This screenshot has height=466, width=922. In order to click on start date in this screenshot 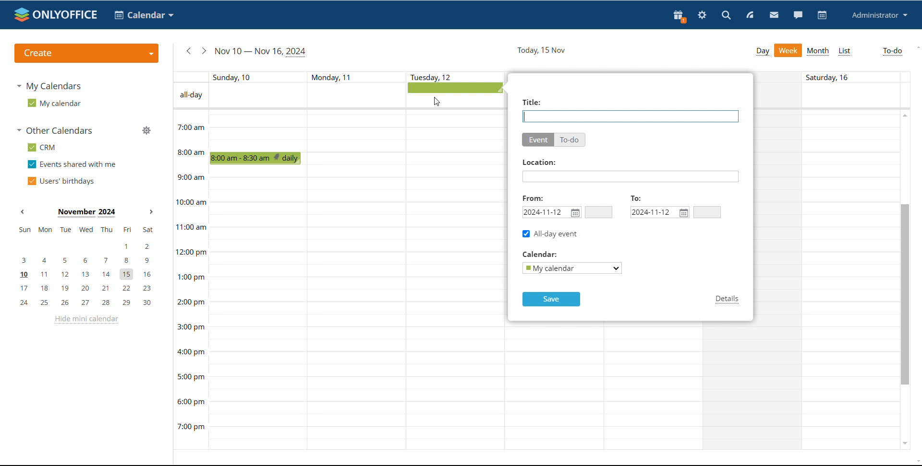, I will do `click(552, 212)`.